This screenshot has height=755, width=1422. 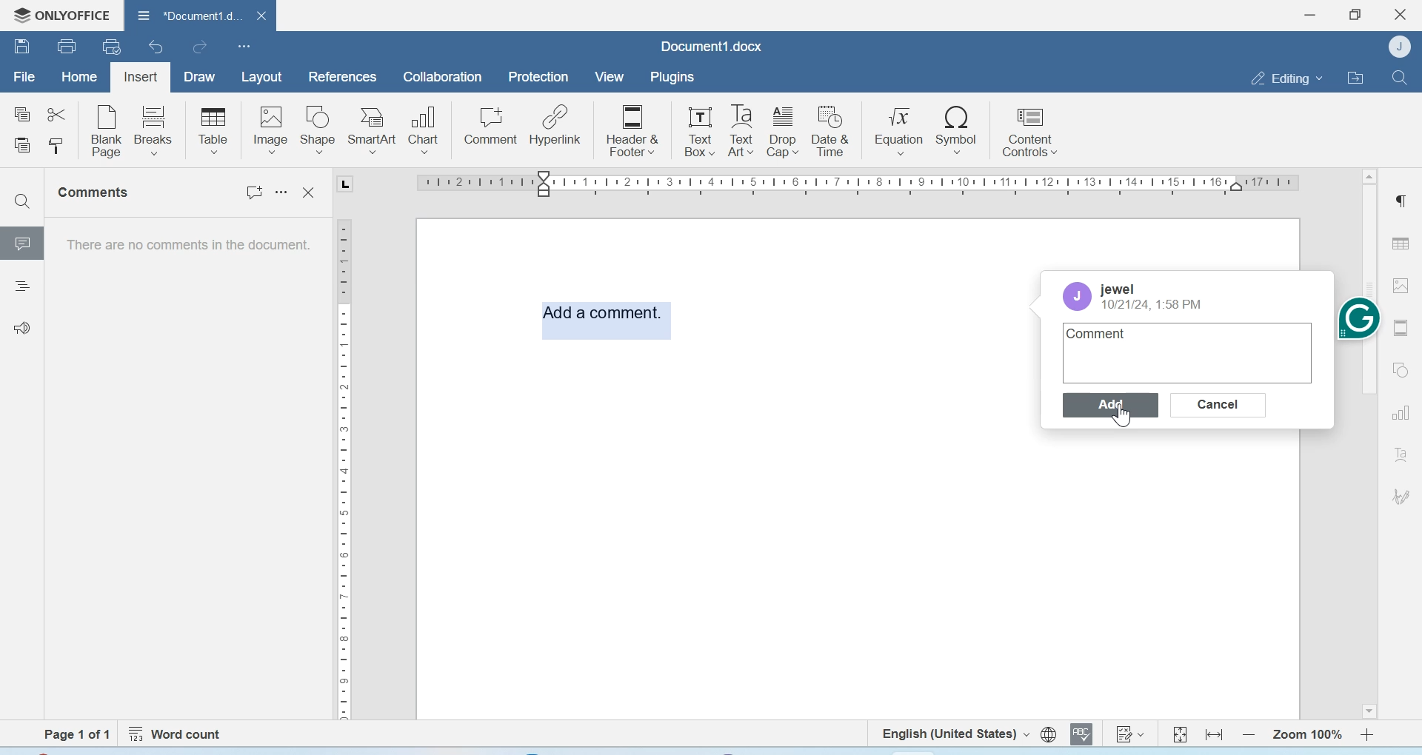 What do you see at coordinates (154, 129) in the screenshot?
I see `breaks` at bounding box center [154, 129].